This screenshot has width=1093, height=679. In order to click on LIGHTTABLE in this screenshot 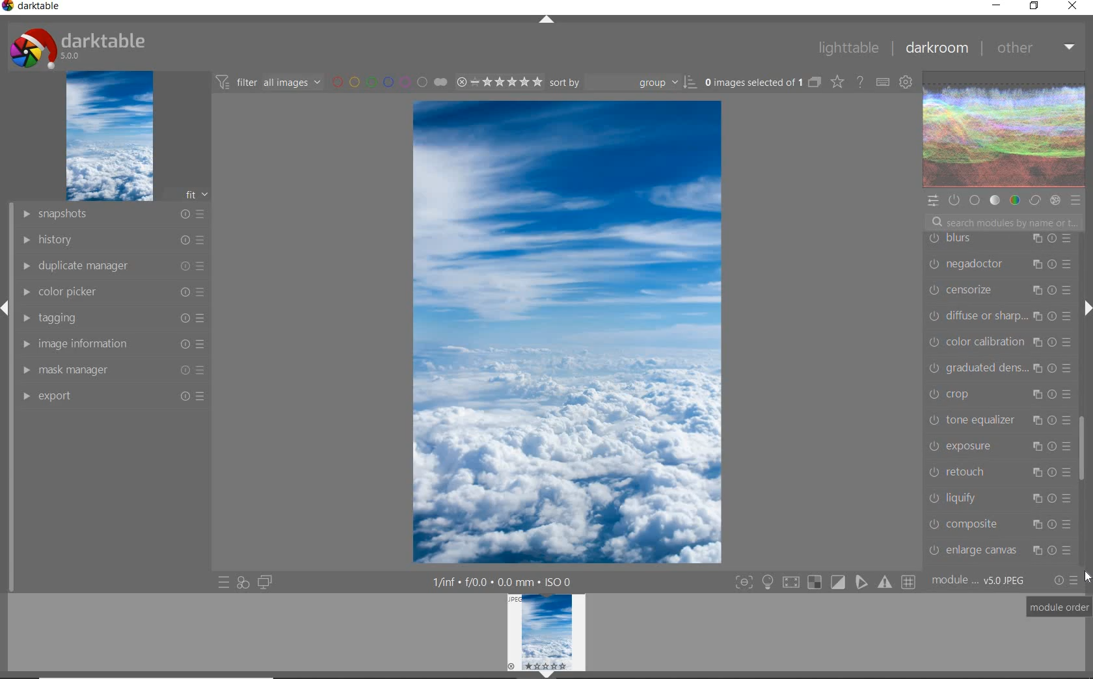, I will do `click(847, 47)`.